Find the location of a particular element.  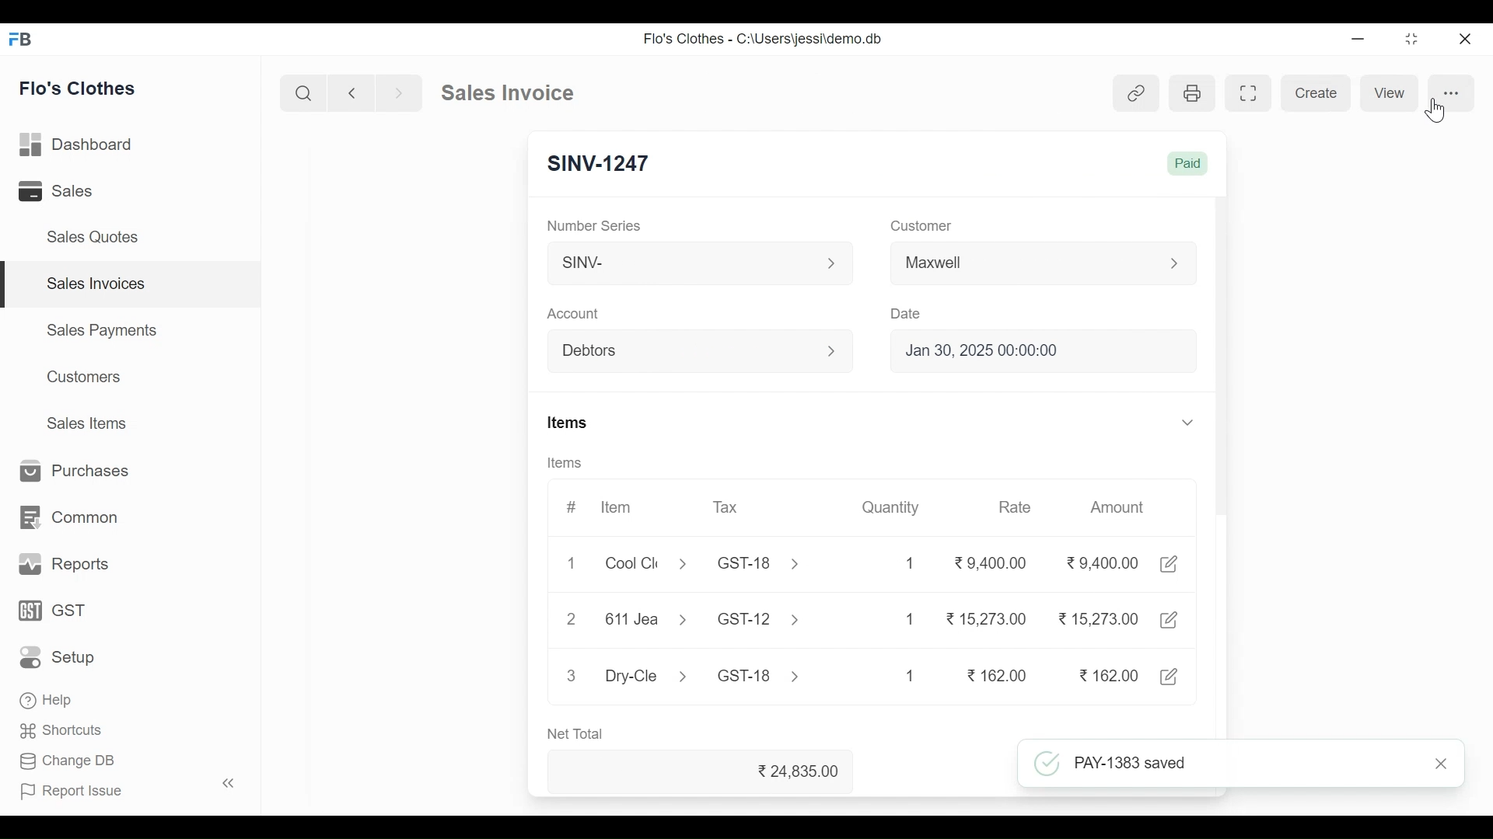

Sales Invoice is located at coordinates (507, 93).